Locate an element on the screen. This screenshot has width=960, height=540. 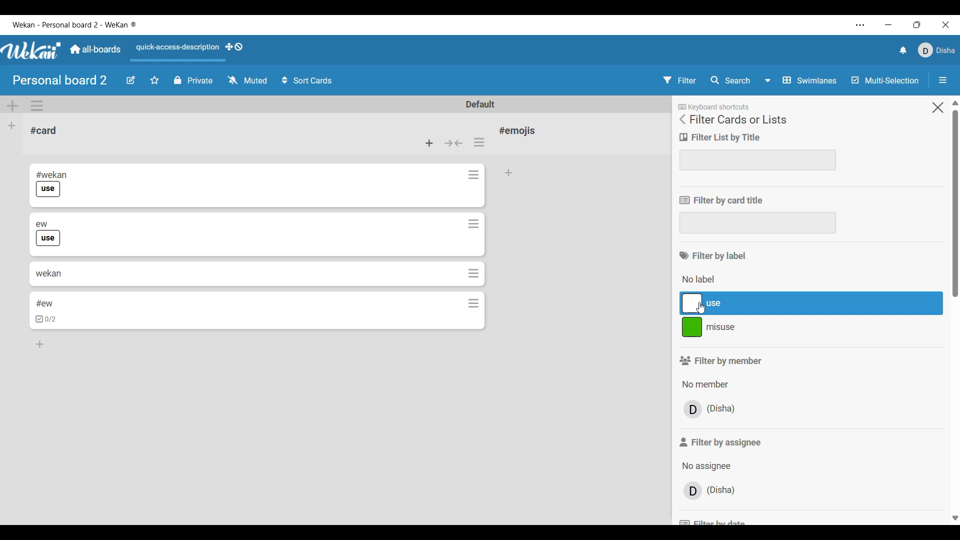
checkbox  is located at coordinates (47, 320).